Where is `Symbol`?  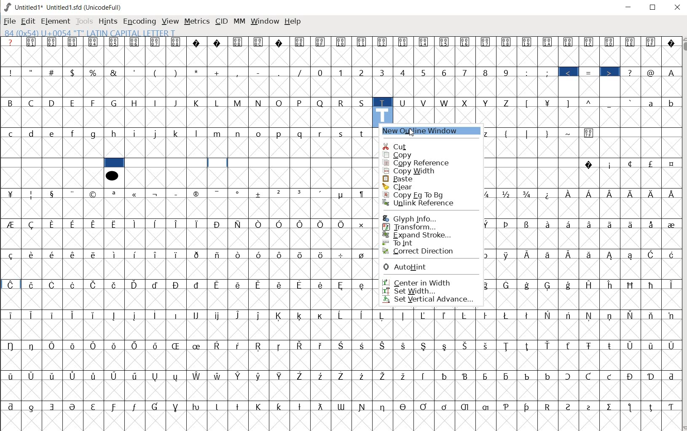 Symbol is located at coordinates (548, 43).